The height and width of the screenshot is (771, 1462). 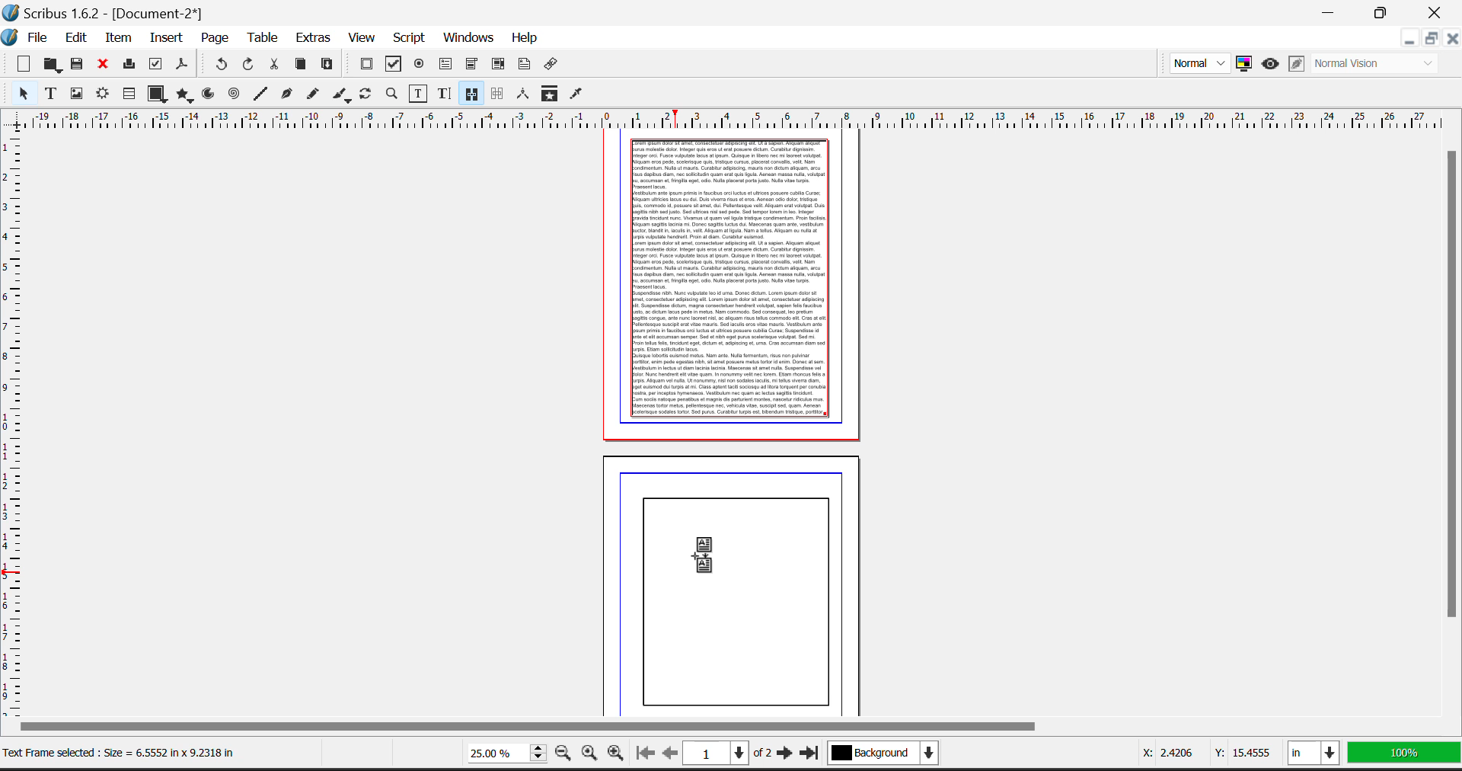 What do you see at coordinates (447, 65) in the screenshot?
I see `PDF Text Field` at bounding box center [447, 65].